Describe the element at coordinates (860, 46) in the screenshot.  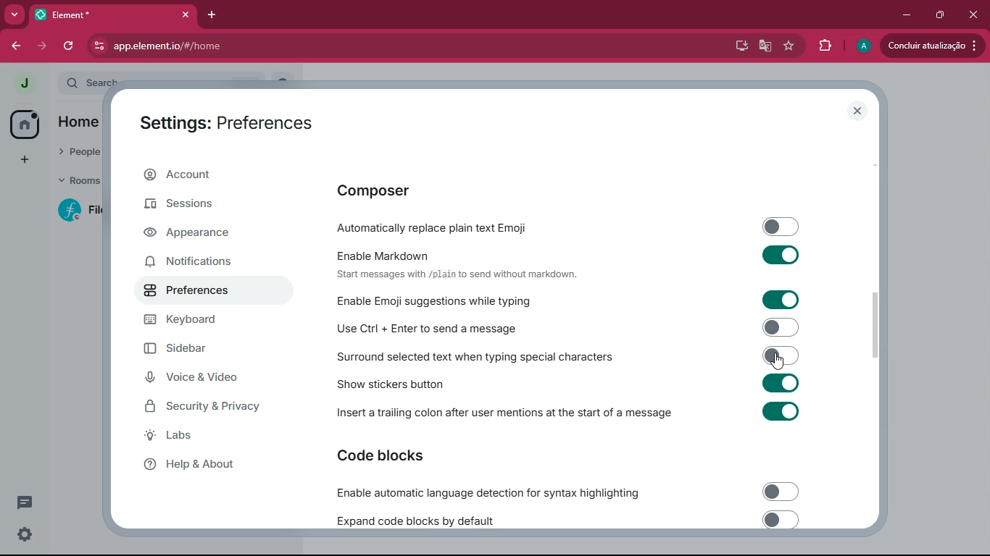
I see `profile` at that location.